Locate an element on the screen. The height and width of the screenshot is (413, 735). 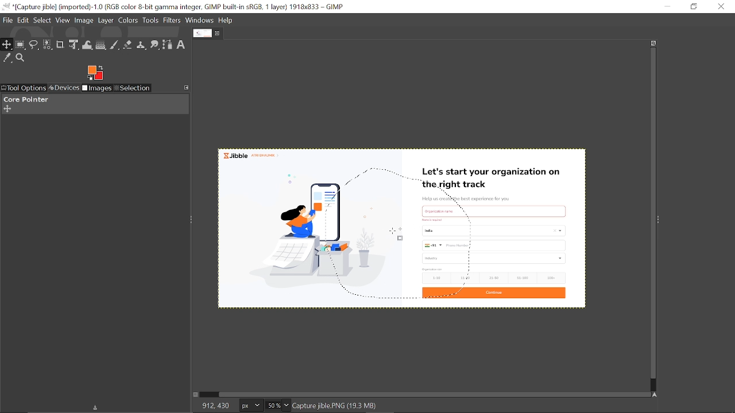
Restore down is located at coordinates (695, 6).